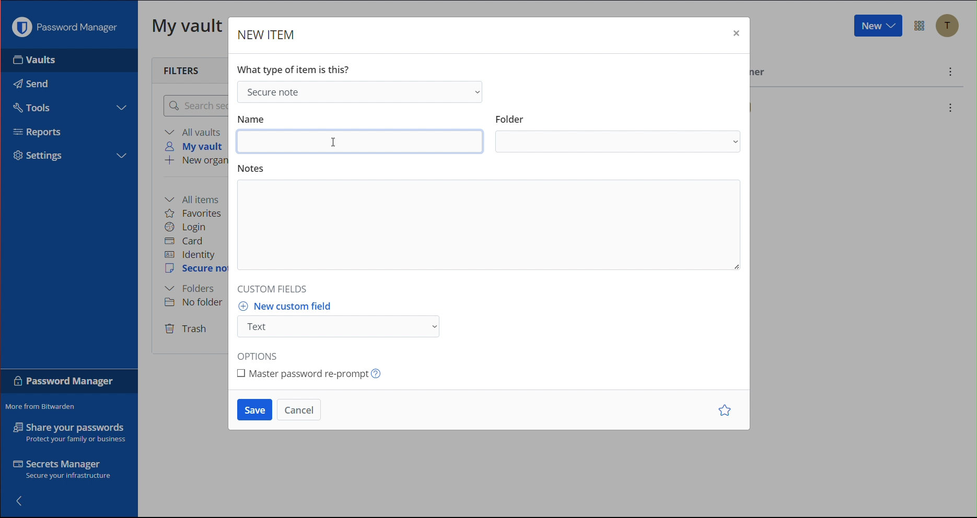 This screenshot has height=518, width=977. I want to click on No folder, so click(197, 302).